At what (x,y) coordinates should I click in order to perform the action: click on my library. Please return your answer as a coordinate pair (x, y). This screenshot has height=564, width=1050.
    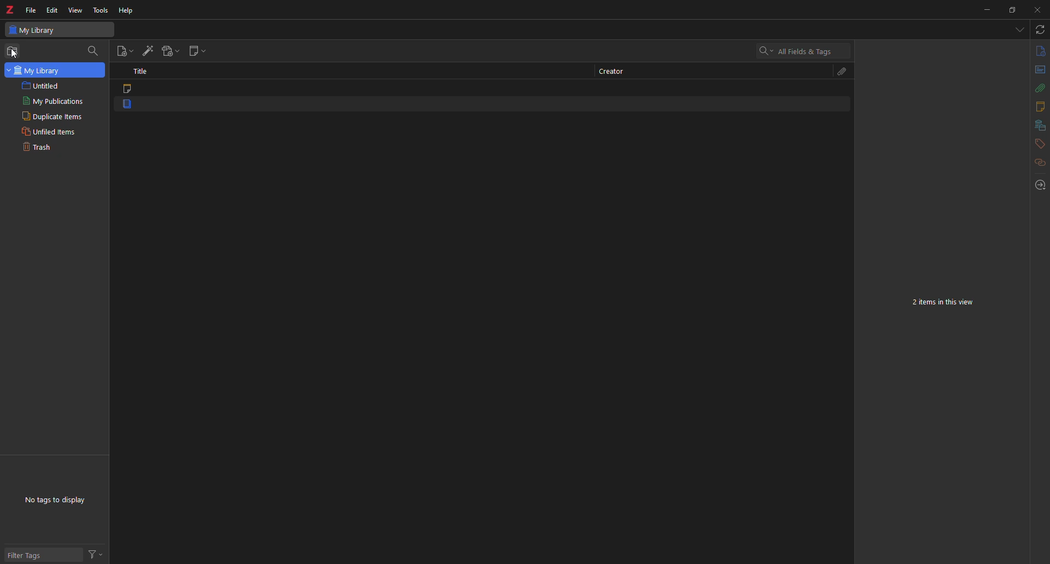
    Looking at the image, I should click on (54, 70).